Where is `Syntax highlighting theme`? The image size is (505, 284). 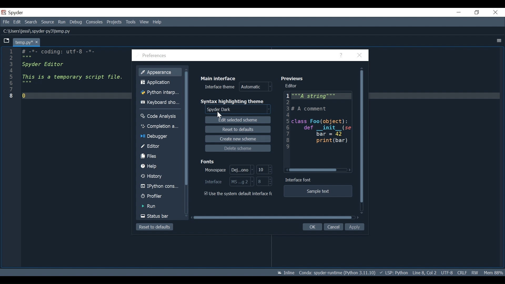
Syntax highlighting theme is located at coordinates (234, 102).